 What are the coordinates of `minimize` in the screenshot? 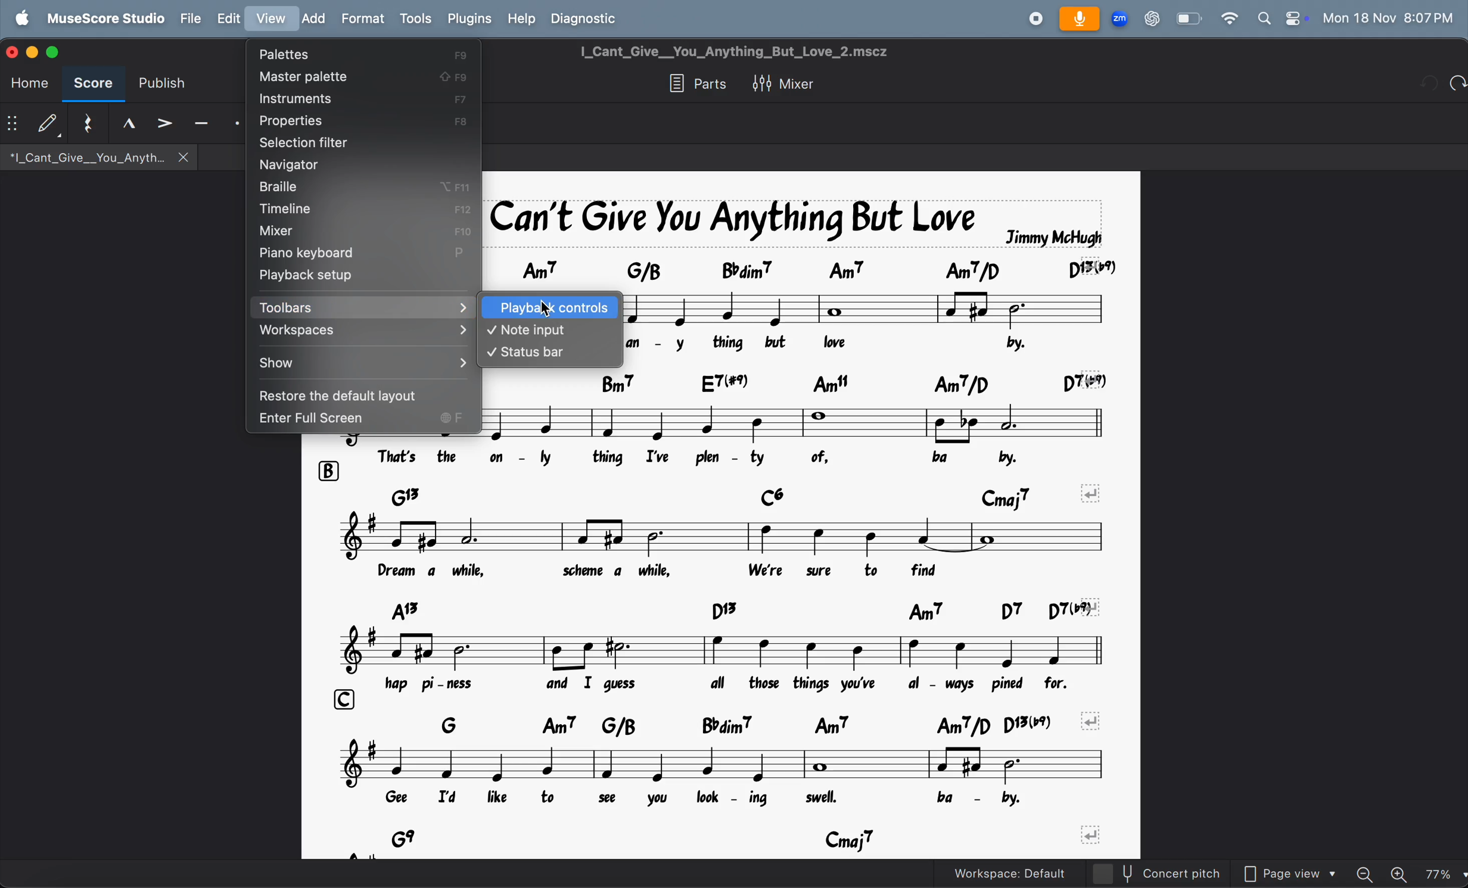 It's located at (35, 52).